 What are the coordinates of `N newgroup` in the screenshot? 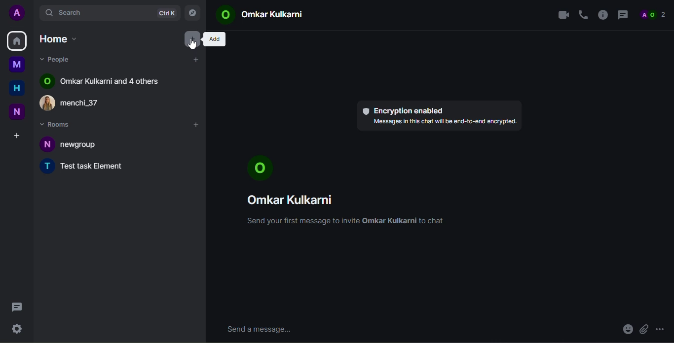 It's located at (74, 144).